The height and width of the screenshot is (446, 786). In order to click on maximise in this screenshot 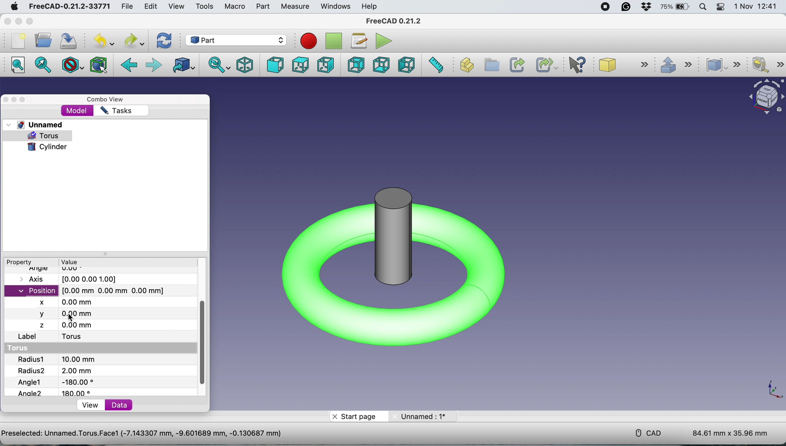, I will do `click(31, 22)`.